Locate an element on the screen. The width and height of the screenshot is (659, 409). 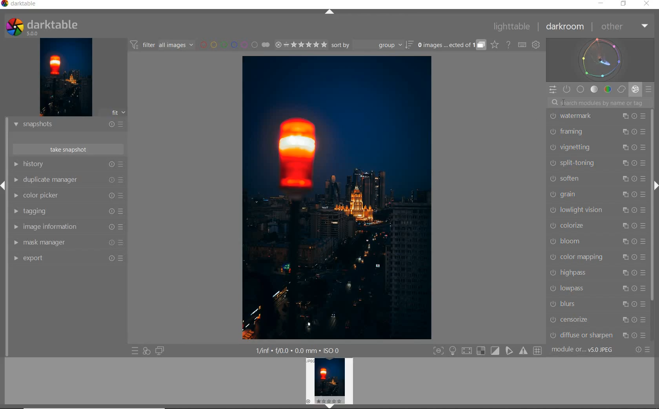
Multiple instance is located at coordinates (622, 241).